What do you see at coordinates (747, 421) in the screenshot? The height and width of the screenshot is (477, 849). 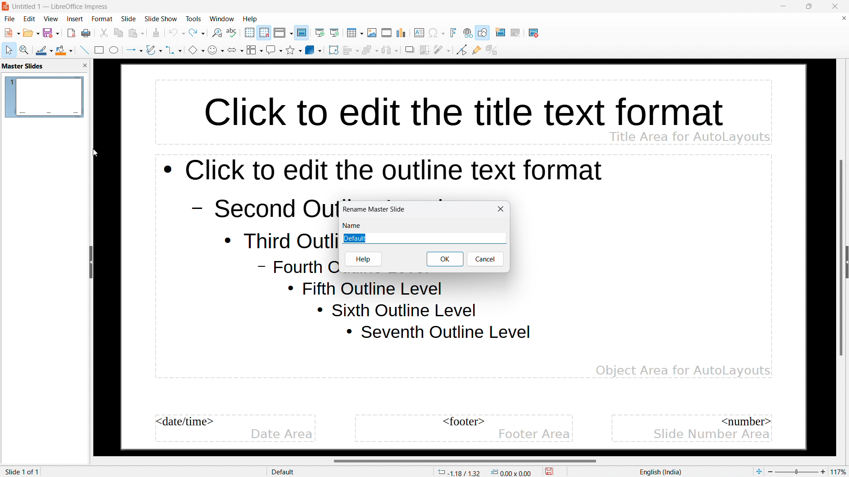 I see `<number>` at bounding box center [747, 421].